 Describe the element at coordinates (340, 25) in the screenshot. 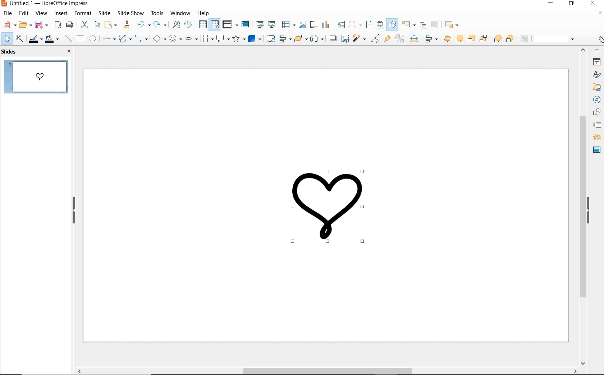

I see `insert text box` at that location.